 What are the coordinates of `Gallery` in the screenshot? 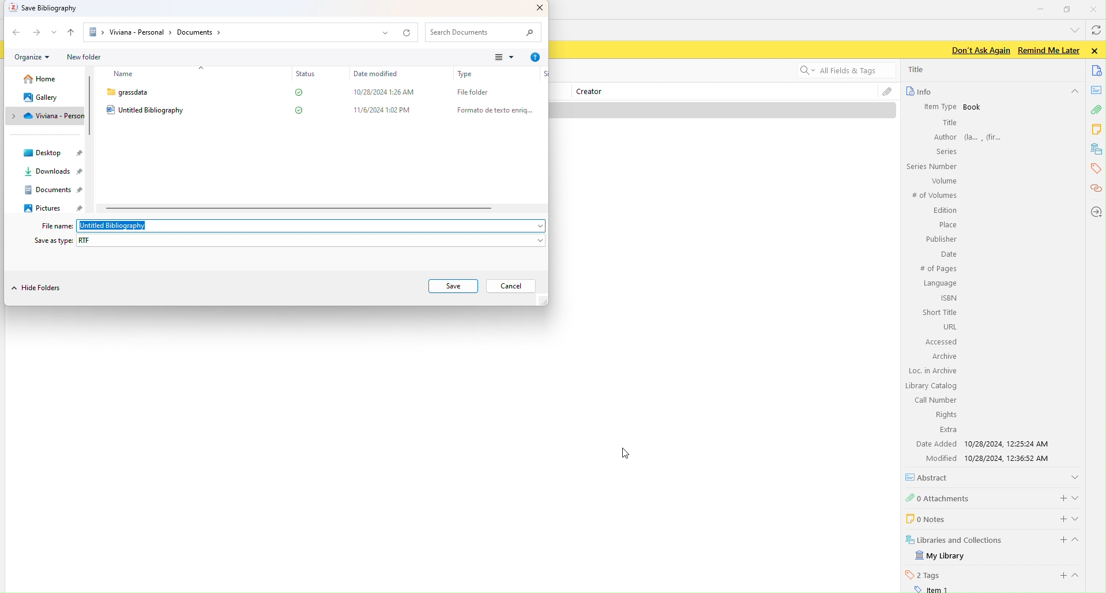 It's located at (39, 97).